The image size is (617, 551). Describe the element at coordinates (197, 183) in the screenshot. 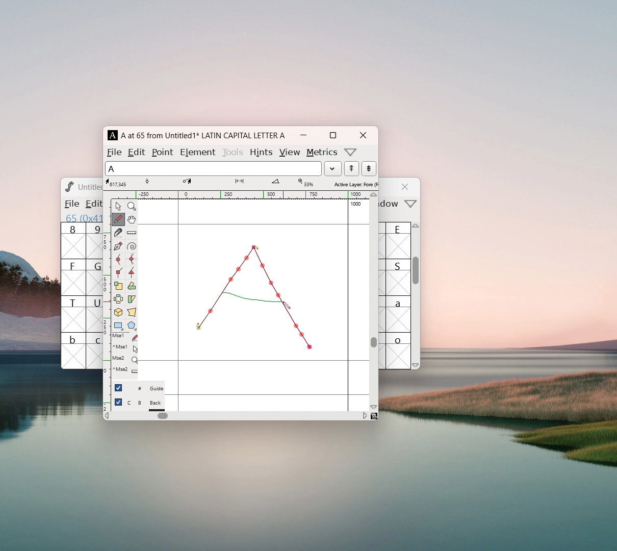

I see `coordinates of cursor destination` at that location.